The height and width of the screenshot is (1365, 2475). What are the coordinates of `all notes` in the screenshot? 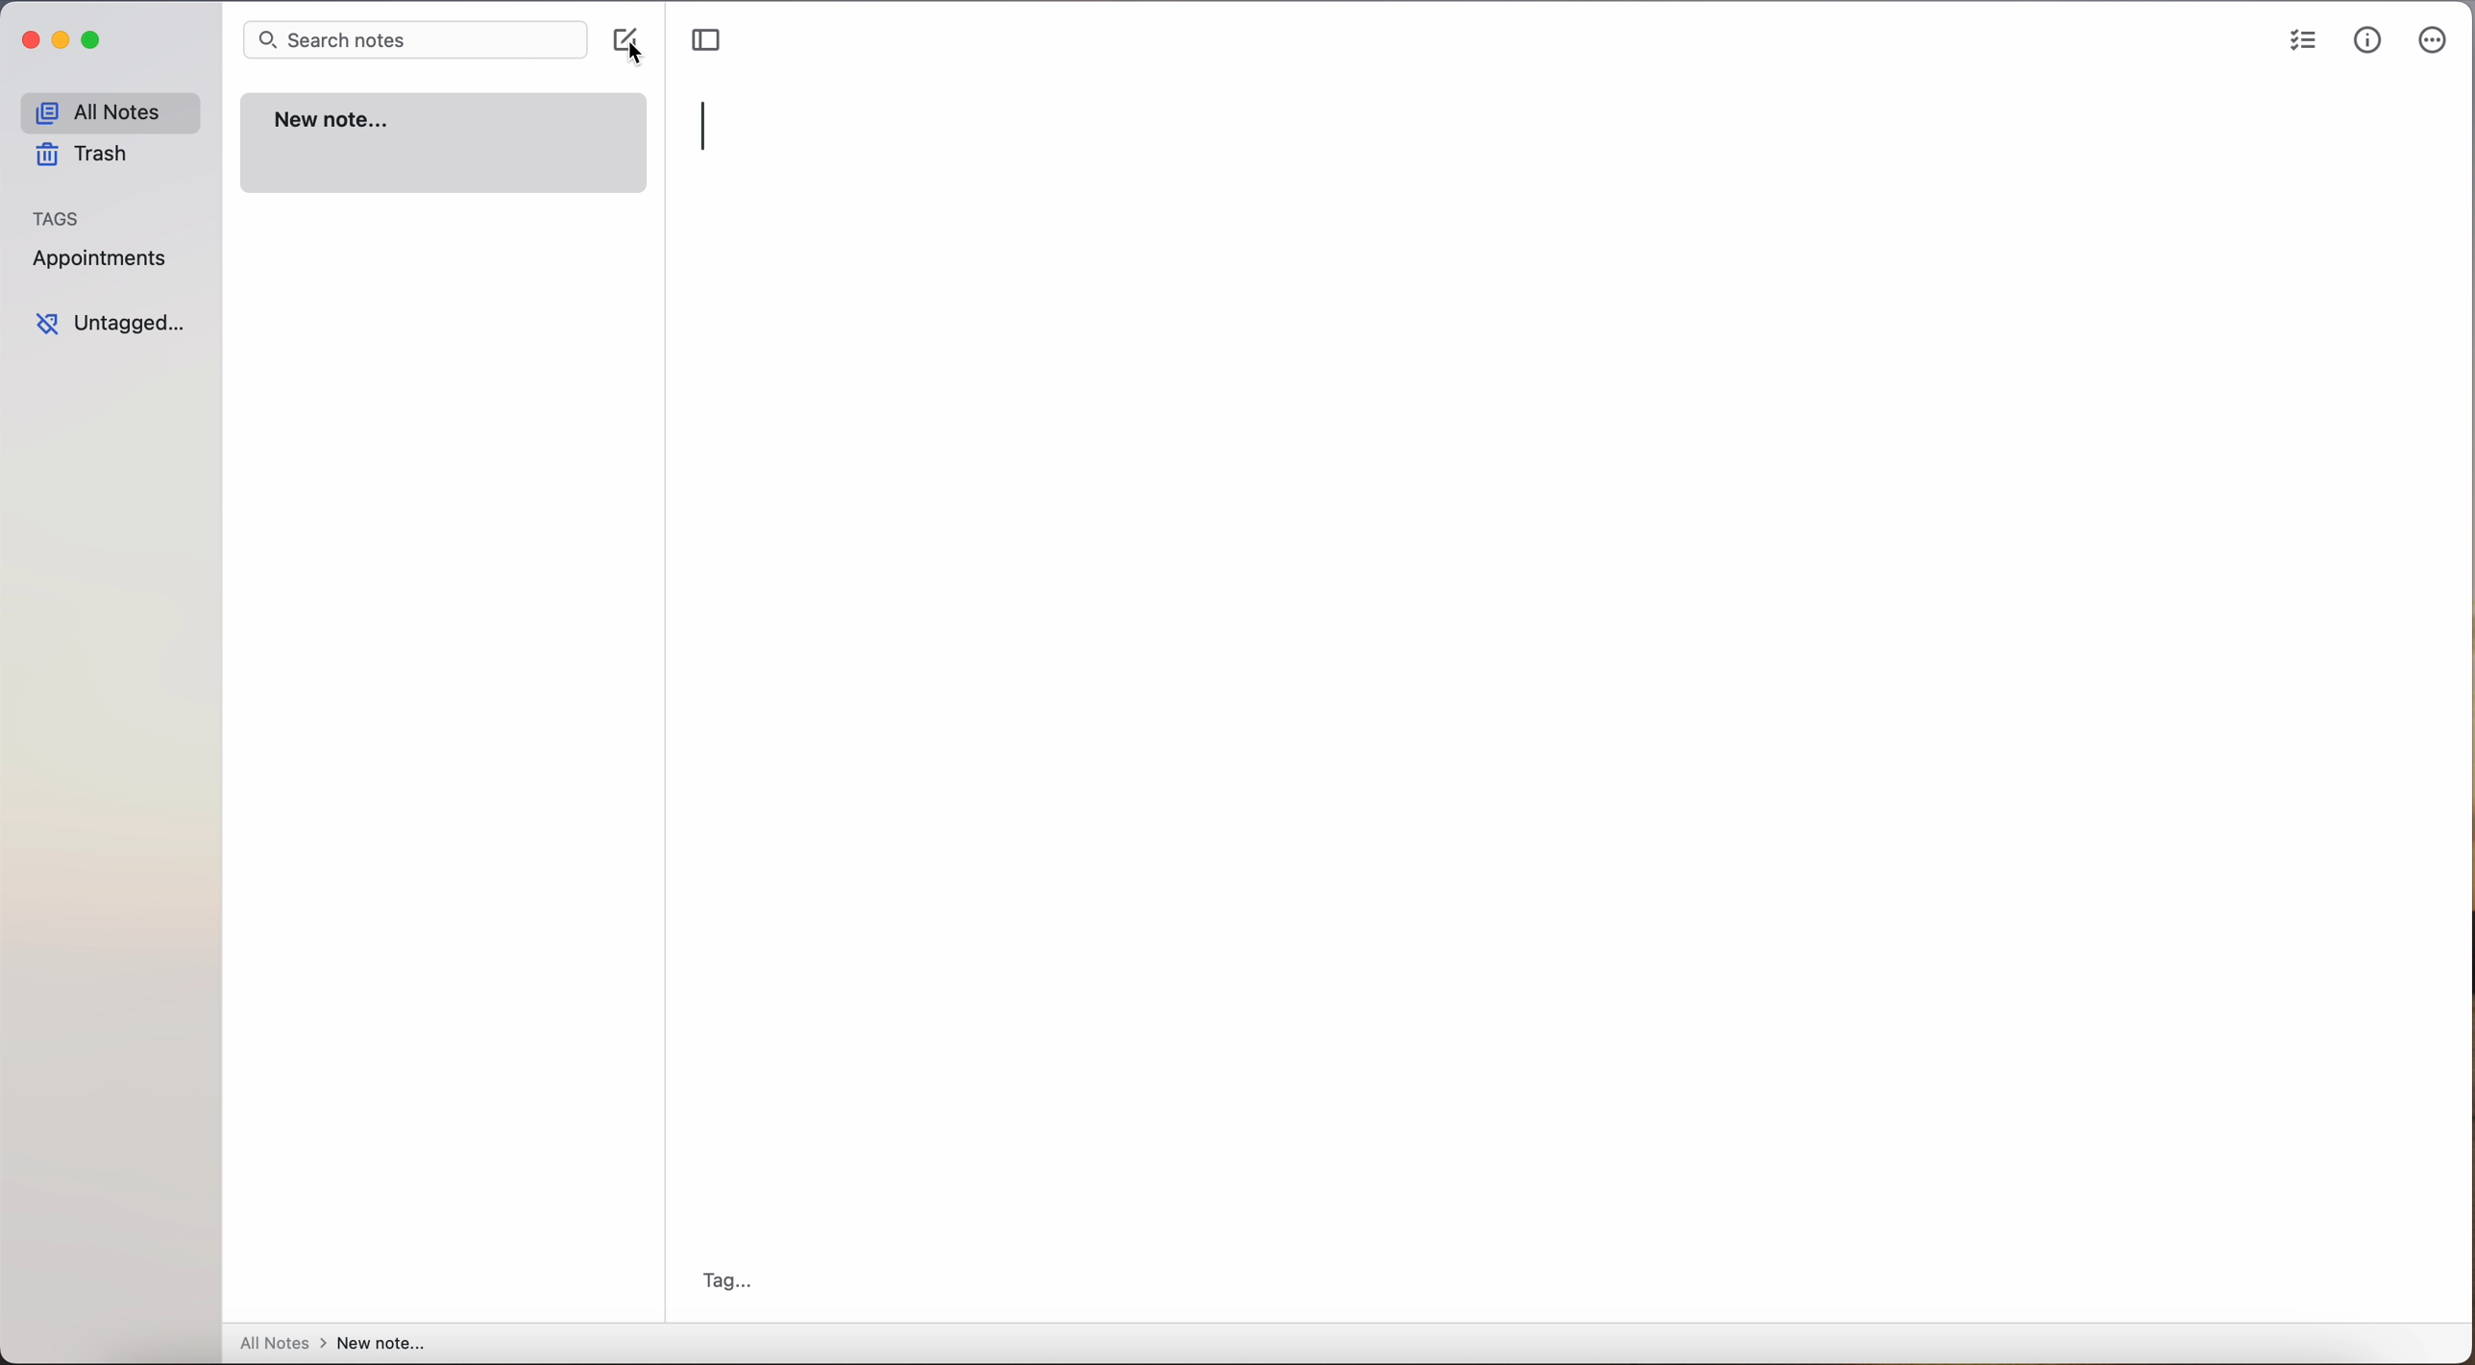 It's located at (112, 111).